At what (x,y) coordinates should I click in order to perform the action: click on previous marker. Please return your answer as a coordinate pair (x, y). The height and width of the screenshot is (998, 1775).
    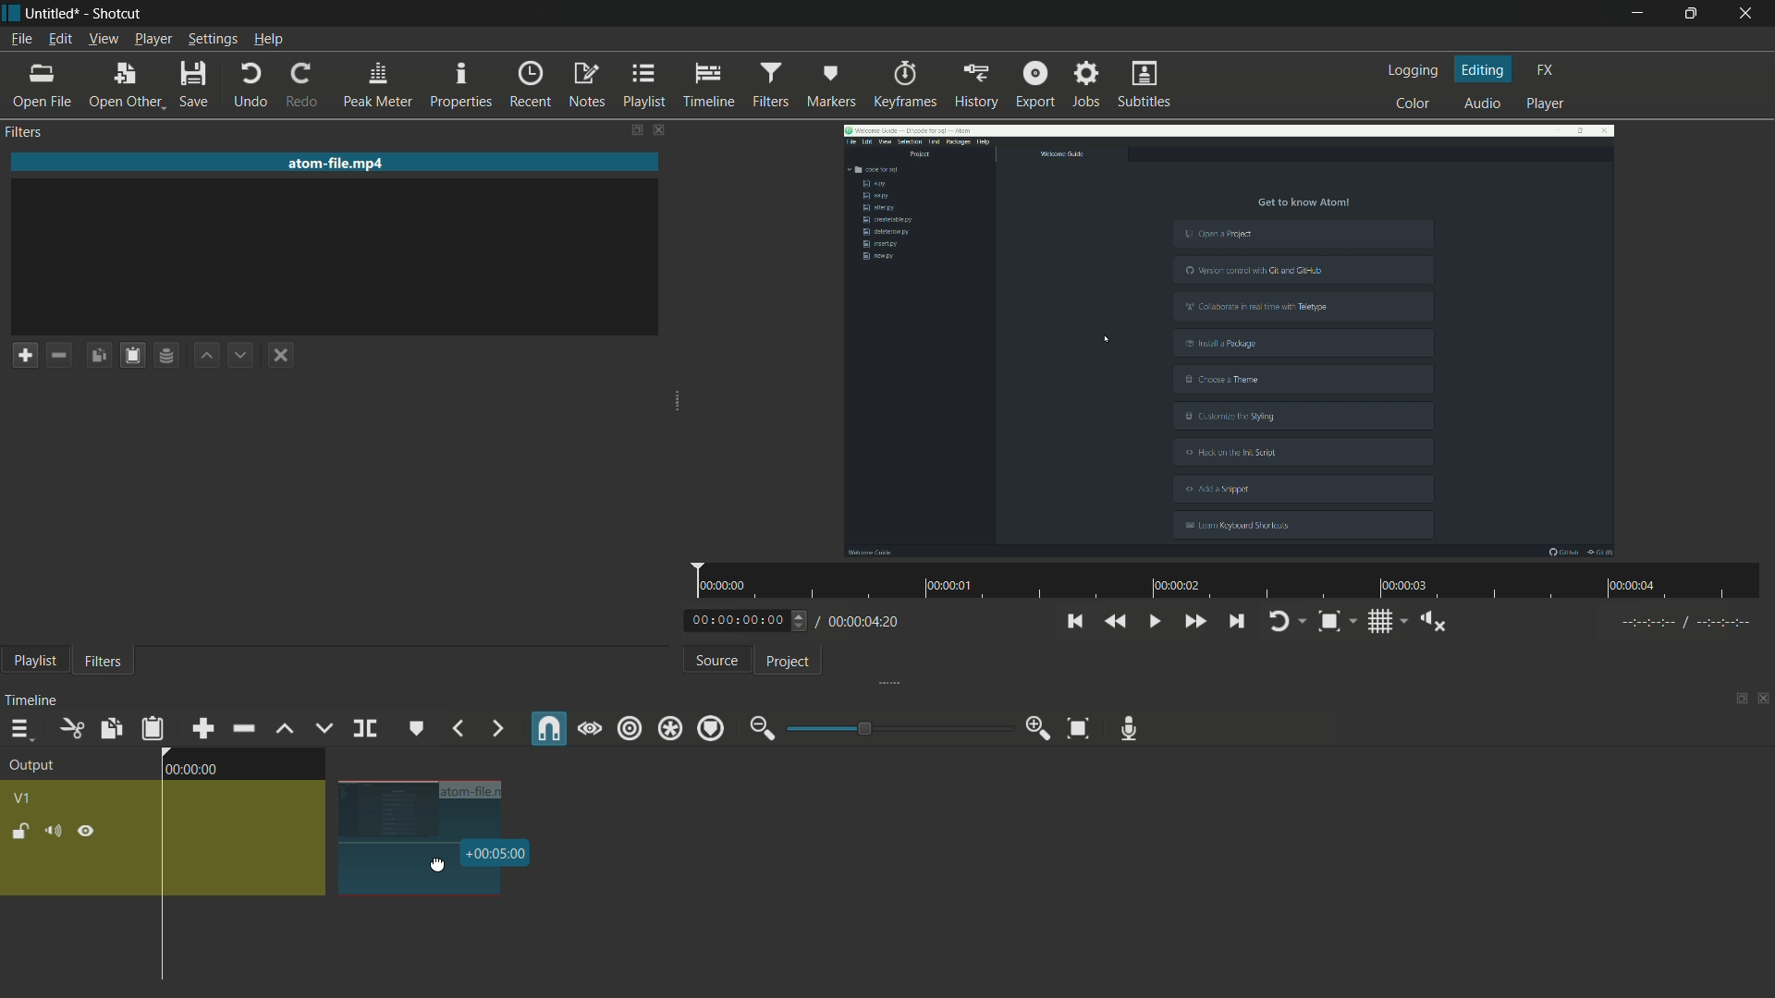
    Looking at the image, I should click on (458, 728).